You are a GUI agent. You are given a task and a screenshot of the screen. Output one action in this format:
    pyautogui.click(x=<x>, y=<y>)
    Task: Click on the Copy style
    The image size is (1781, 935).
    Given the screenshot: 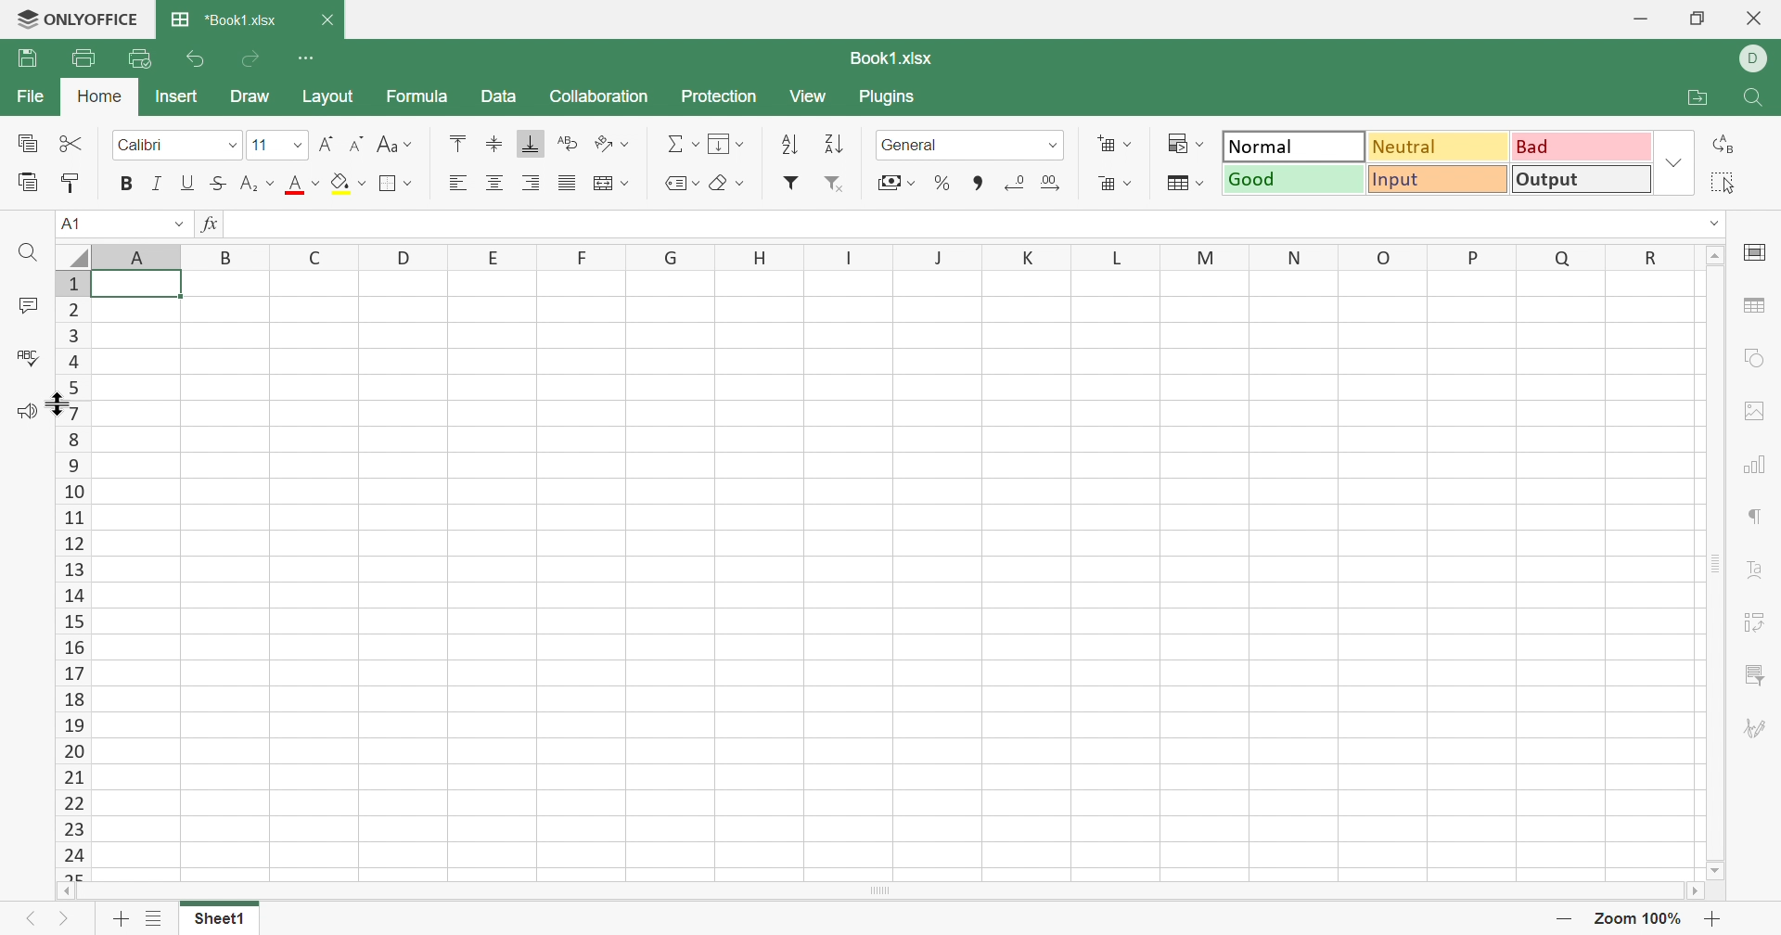 What is the action you would take?
    pyautogui.click(x=71, y=183)
    